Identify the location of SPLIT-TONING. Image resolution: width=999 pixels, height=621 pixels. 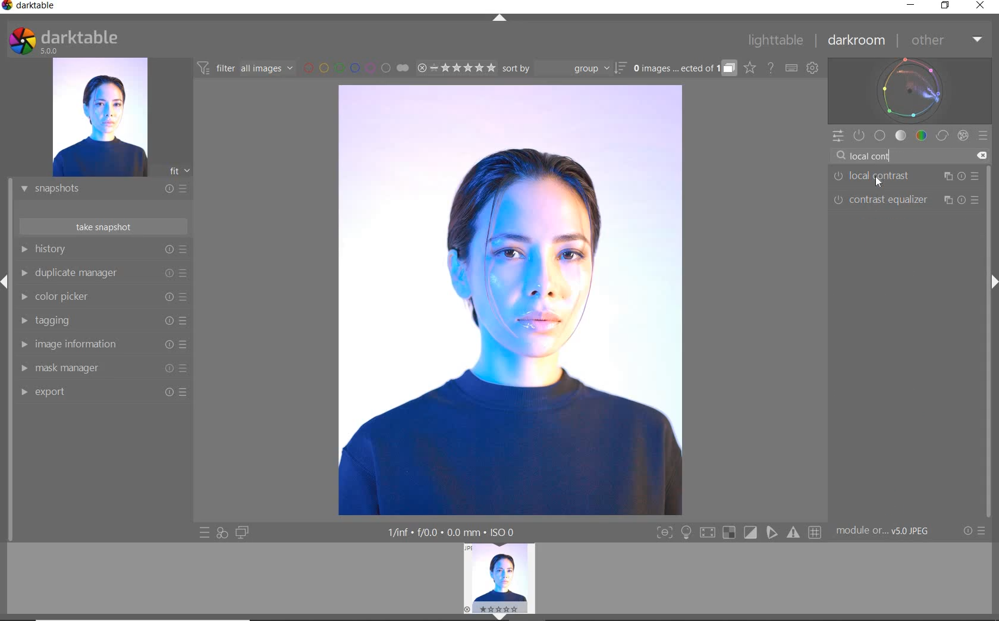
(904, 247).